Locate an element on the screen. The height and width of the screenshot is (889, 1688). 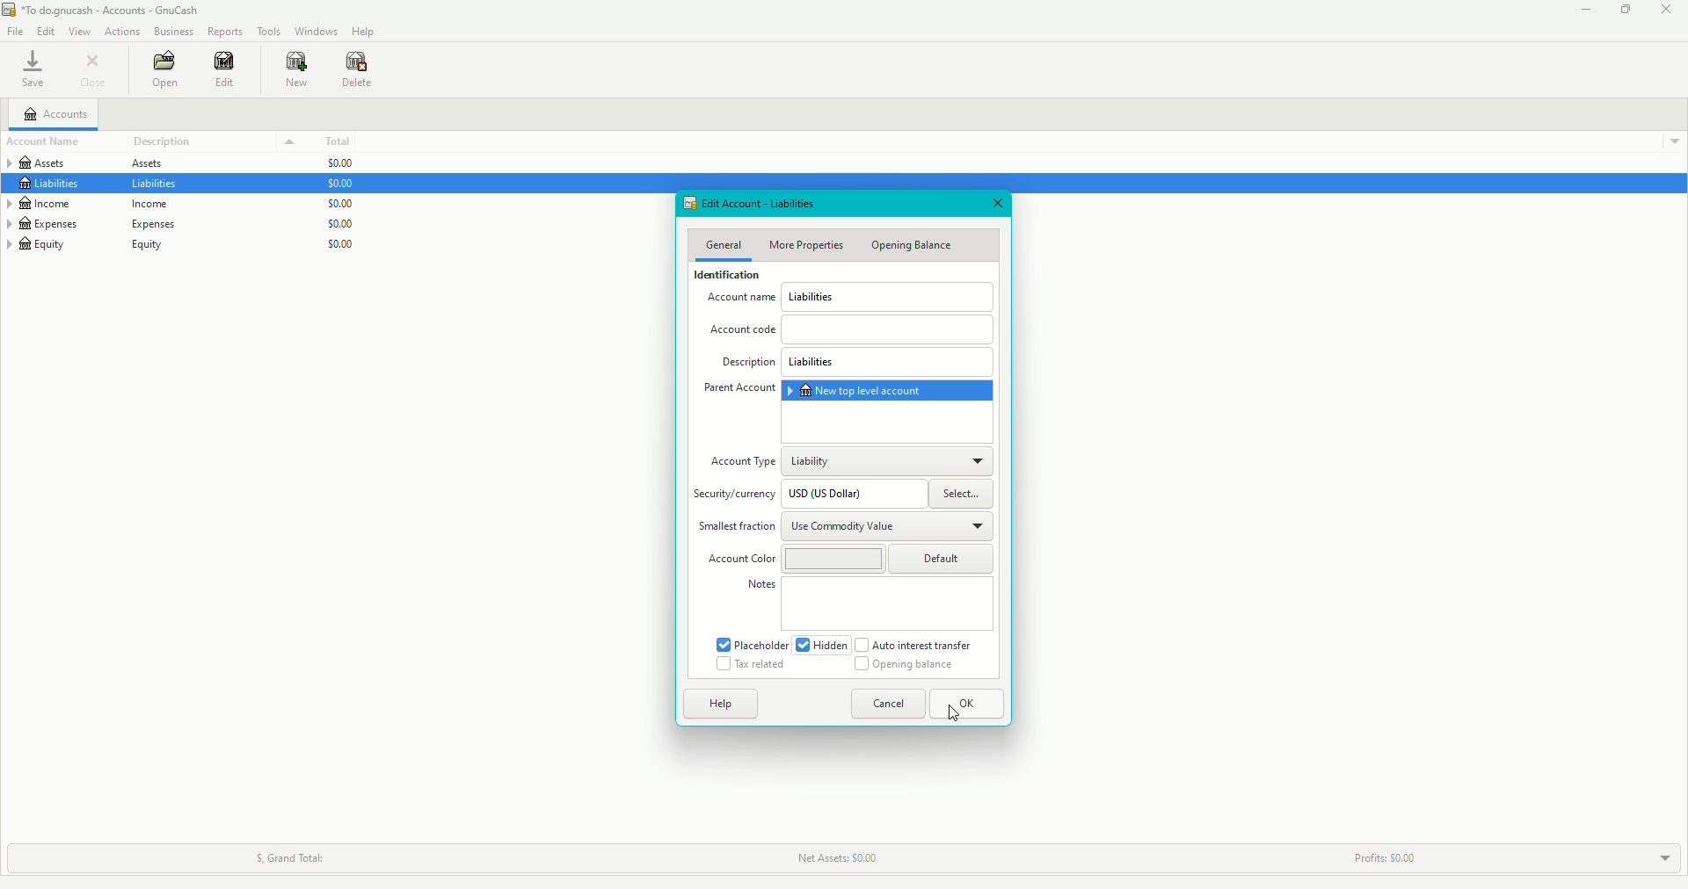
Expenses is located at coordinates (90, 225).